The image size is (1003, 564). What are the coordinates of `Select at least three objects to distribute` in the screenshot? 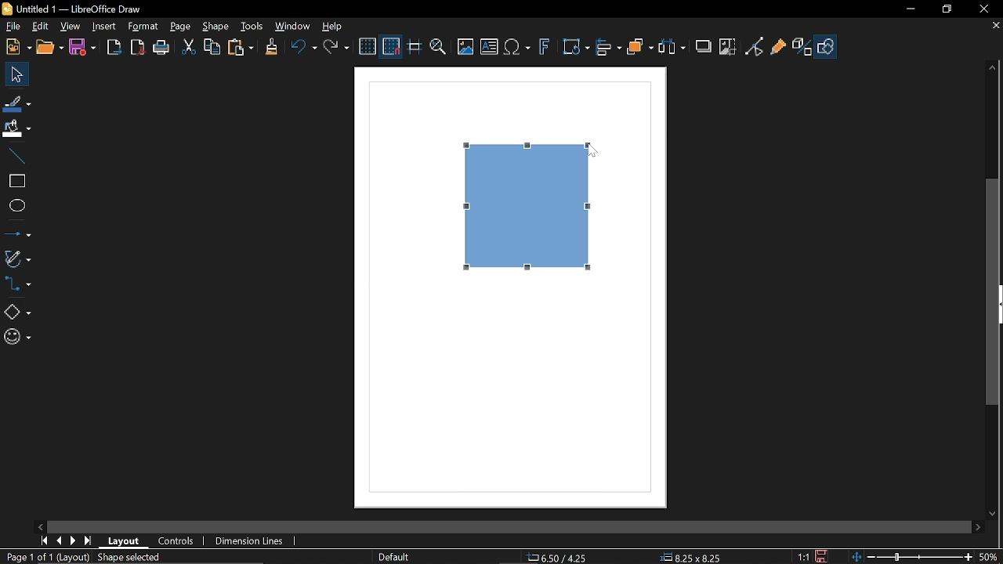 It's located at (675, 48).